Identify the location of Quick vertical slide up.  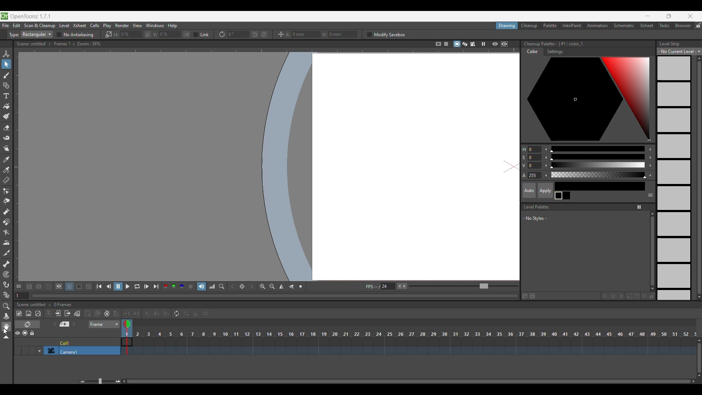
(699, 58).